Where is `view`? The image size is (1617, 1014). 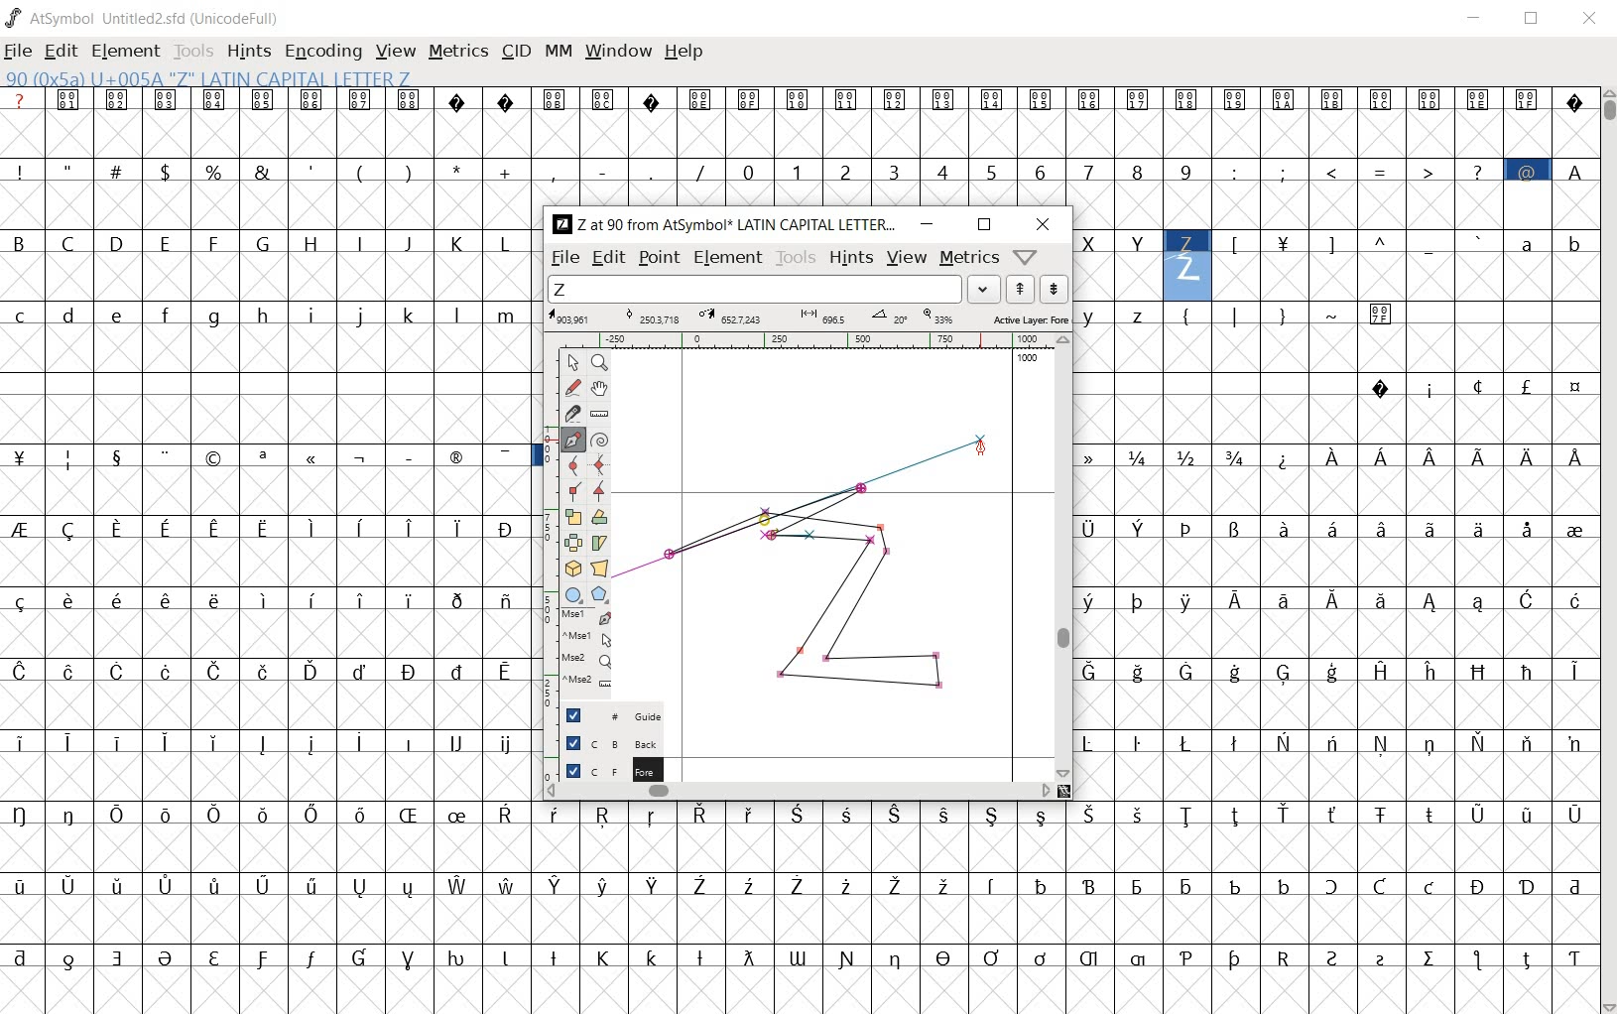 view is located at coordinates (397, 51).